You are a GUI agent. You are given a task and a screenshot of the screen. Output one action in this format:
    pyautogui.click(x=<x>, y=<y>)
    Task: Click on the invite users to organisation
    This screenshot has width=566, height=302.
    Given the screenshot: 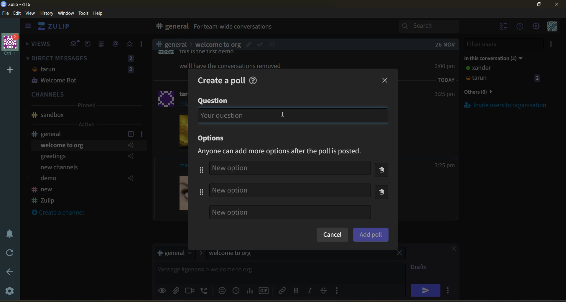 What is the action you would take?
    pyautogui.click(x=506, y=105)
    